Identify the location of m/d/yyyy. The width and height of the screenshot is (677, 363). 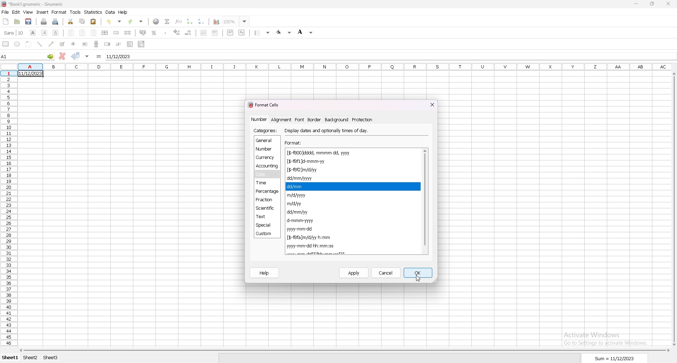
(296, 195).